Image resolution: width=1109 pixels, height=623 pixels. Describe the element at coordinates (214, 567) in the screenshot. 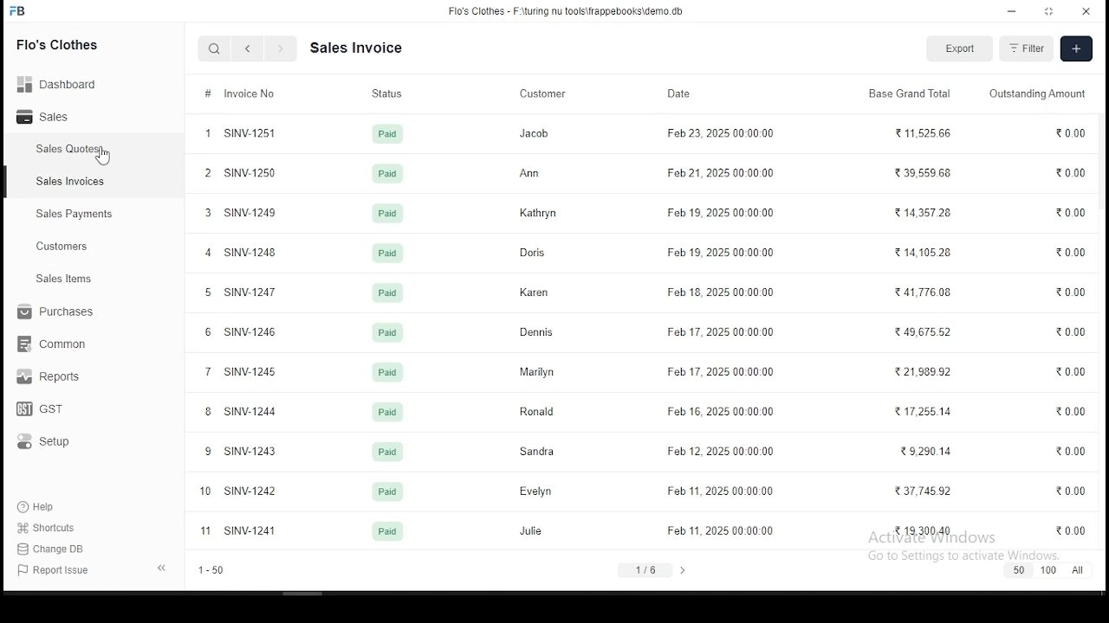

I see `1-50` at that location.